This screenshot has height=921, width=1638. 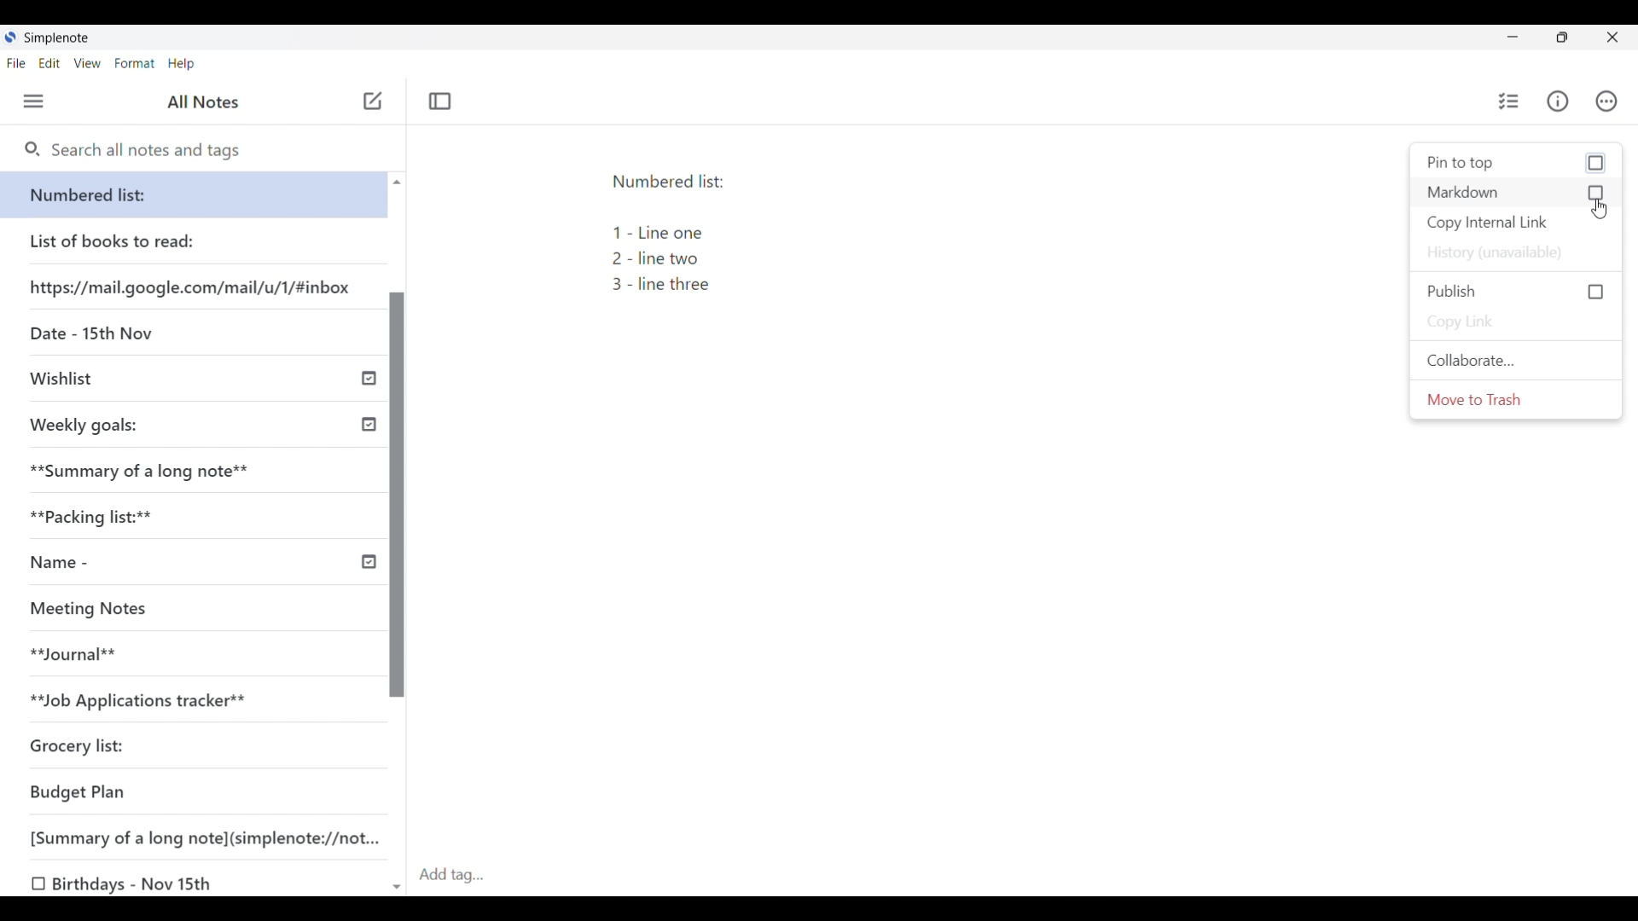 What do you see at coordinates (1513, 37) in the screenshot?
I see `Minimize` at bounding box center [1513, 37].